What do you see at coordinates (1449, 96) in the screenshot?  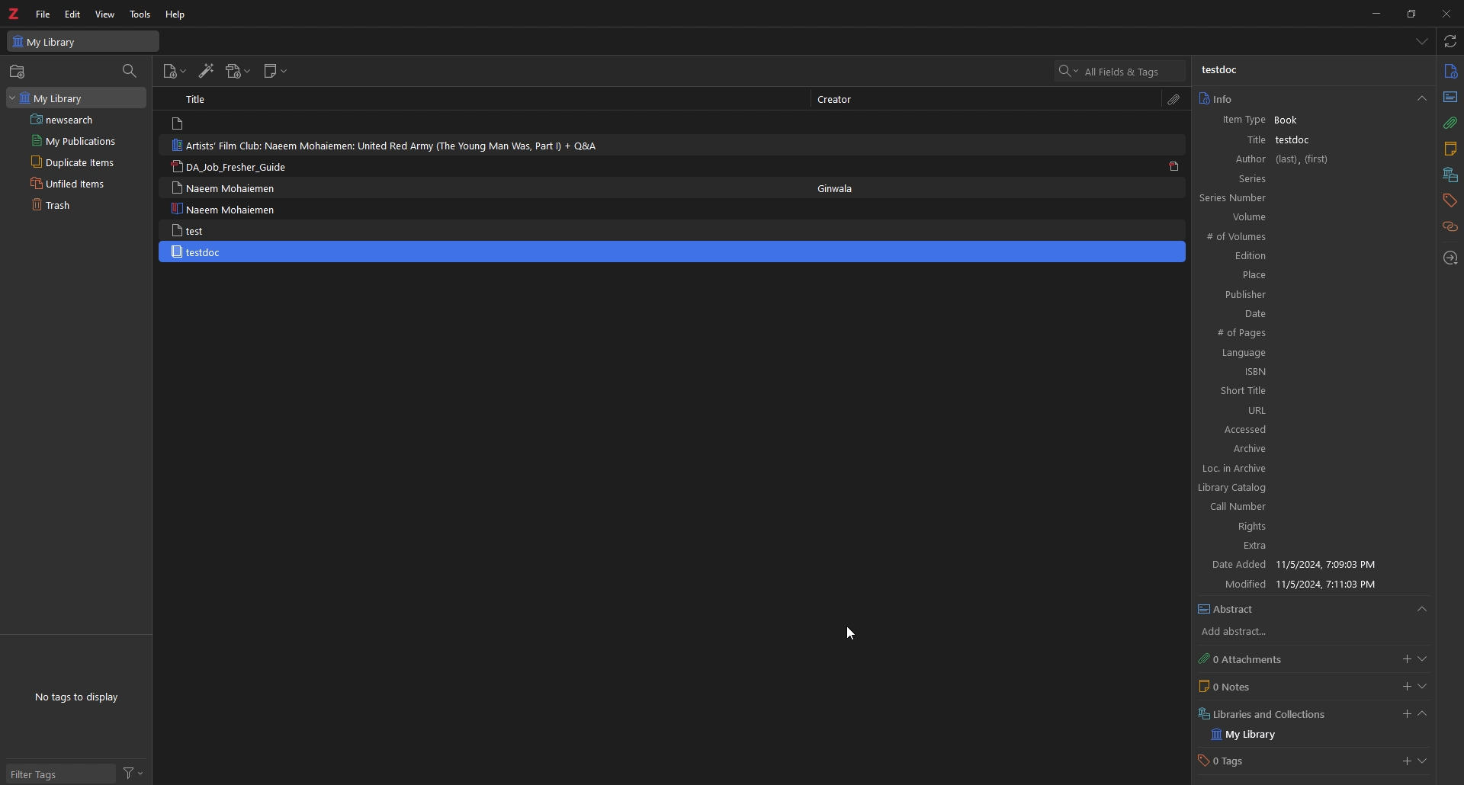 I see `abstract` at bounding box center [1449, 96].